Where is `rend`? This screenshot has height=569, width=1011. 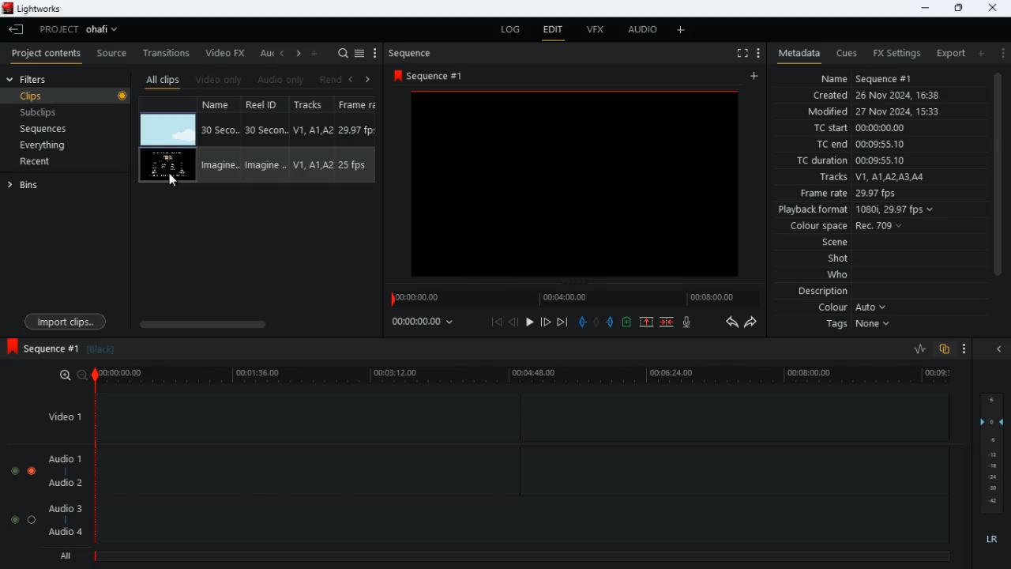
rend is located at coordinates (332, 79).